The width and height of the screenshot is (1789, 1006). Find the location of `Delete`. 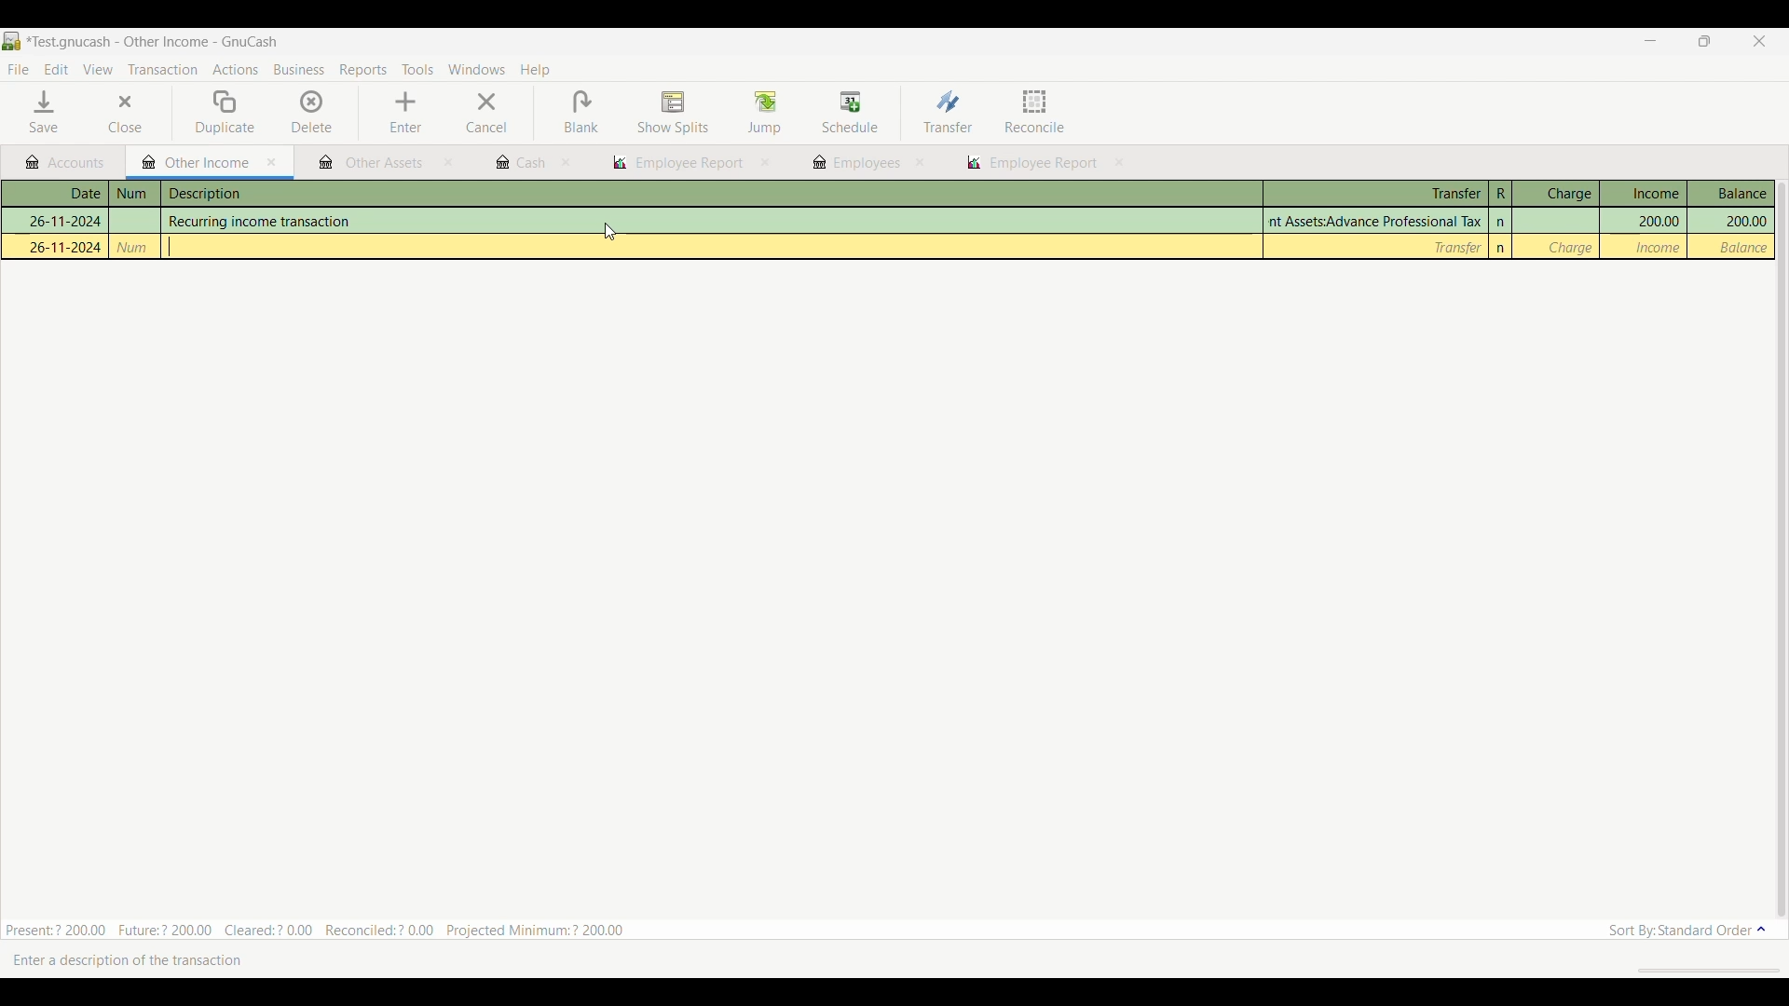

Delete is located at coordinates (312, 111).